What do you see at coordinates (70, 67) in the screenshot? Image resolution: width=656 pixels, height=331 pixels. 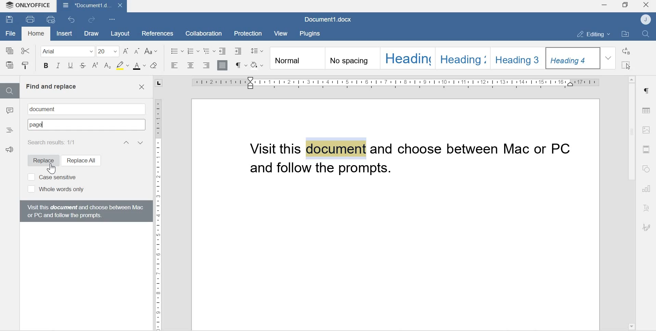 I see `Underline` at bounding box center [70, 67].